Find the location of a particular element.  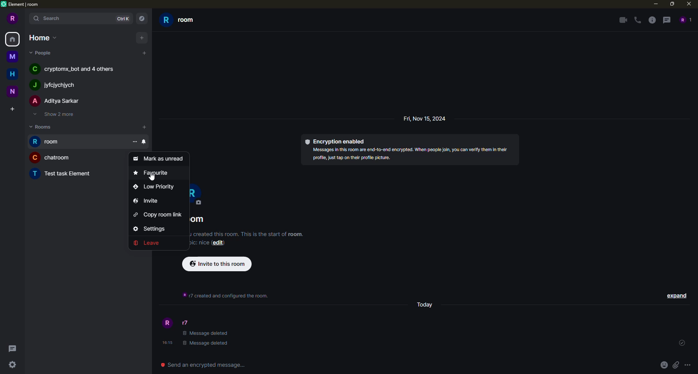

C  cryptomx_bot and 4 others is located at coordinates (69, 69).